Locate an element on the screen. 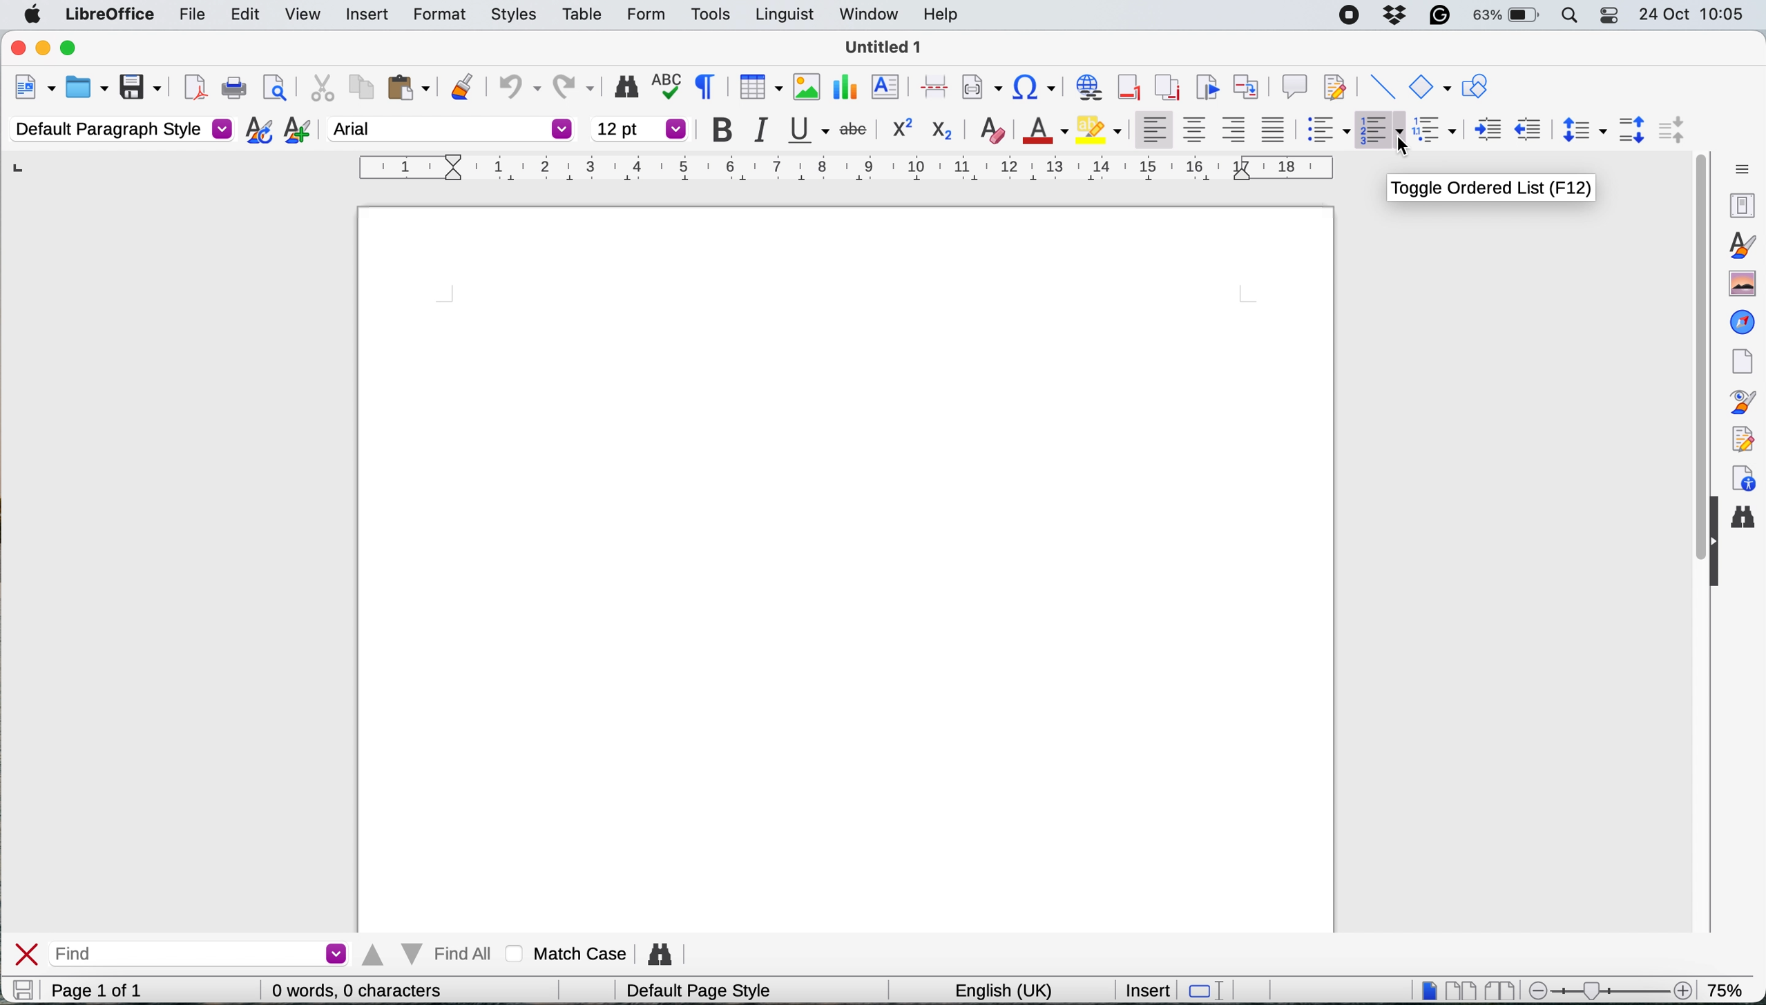 The image size is (1766, 1005). minimise is located at coordinates (44, 48).